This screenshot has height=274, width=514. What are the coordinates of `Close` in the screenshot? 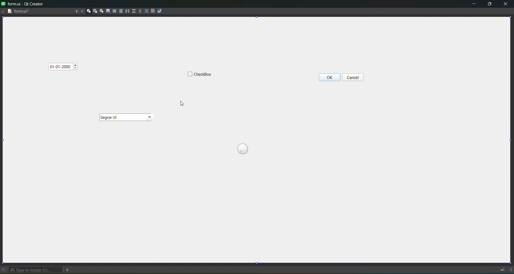 It's located at (81, 11).